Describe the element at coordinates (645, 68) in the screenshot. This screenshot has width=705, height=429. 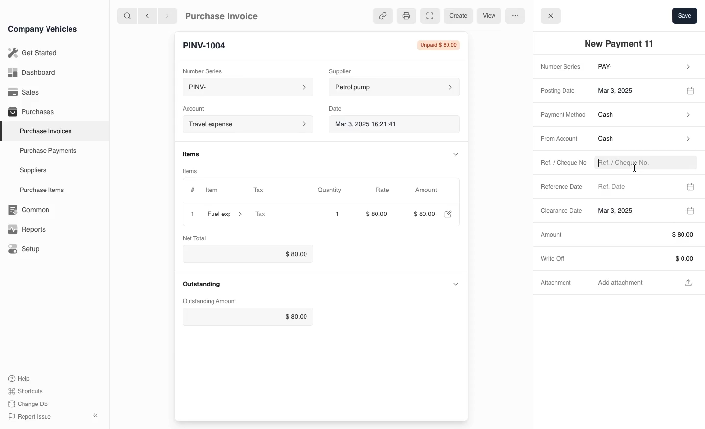
I see `PAY-` at that location.